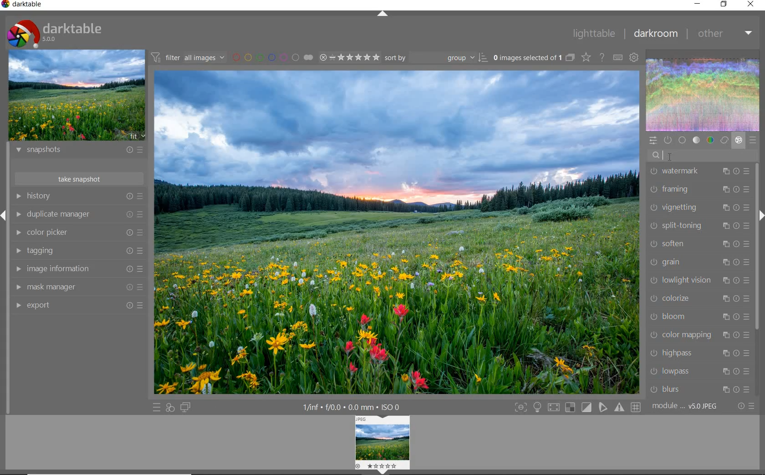  What do you see at coordinates (699, 389) in the screenshot?
I see `blurs` at bounding box center [699, 389].